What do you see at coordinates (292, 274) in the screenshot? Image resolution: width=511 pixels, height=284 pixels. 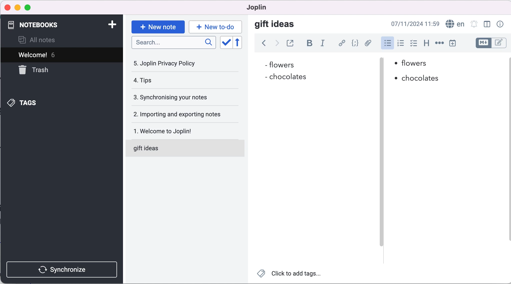 I see `click to add tags` at bounding box center [292, 274].